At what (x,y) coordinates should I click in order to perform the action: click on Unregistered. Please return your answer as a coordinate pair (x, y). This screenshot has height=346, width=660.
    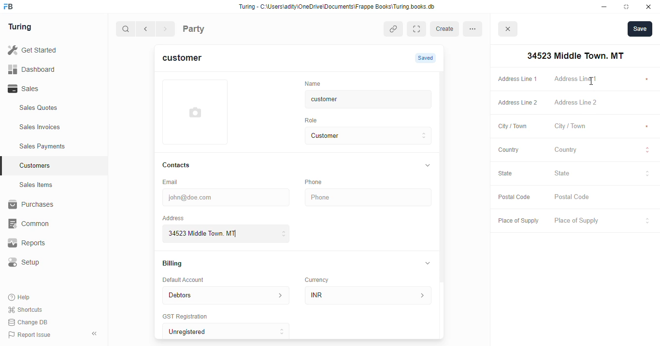
    Looking at the image, I should click on (230, 332).